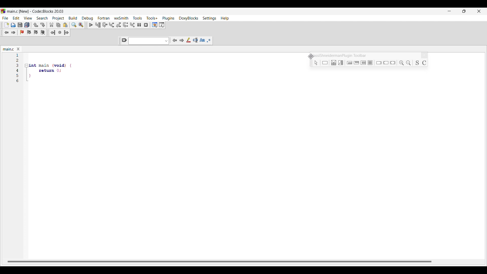 This screenshot has width=487, height=274. I want to click on Step out, so click(119, 25).